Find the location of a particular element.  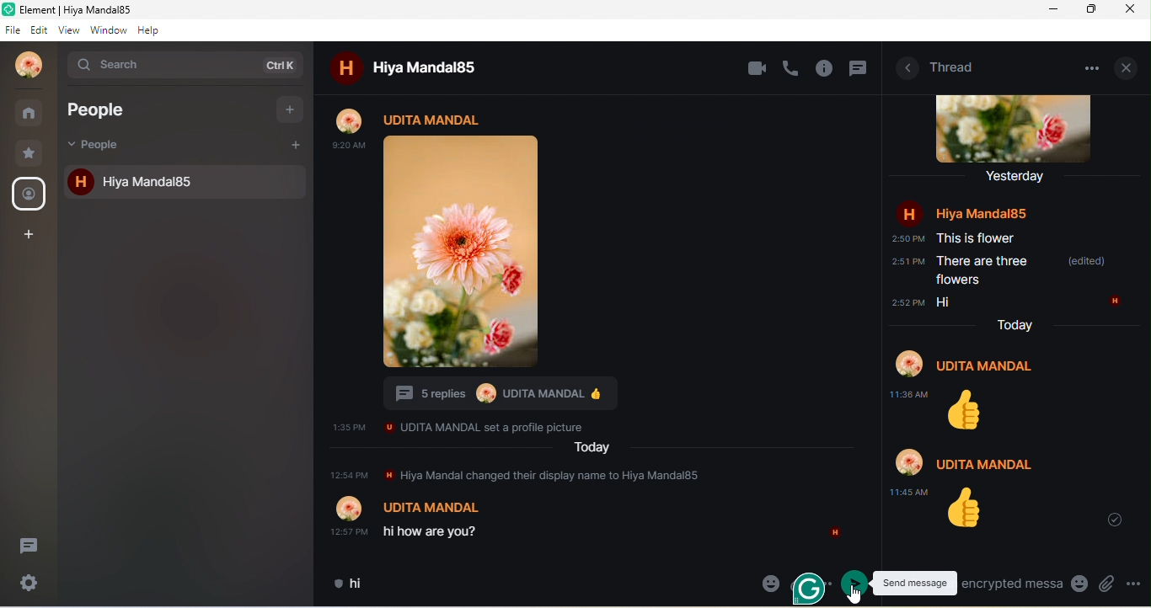

add is located at coordinates (291, 109).